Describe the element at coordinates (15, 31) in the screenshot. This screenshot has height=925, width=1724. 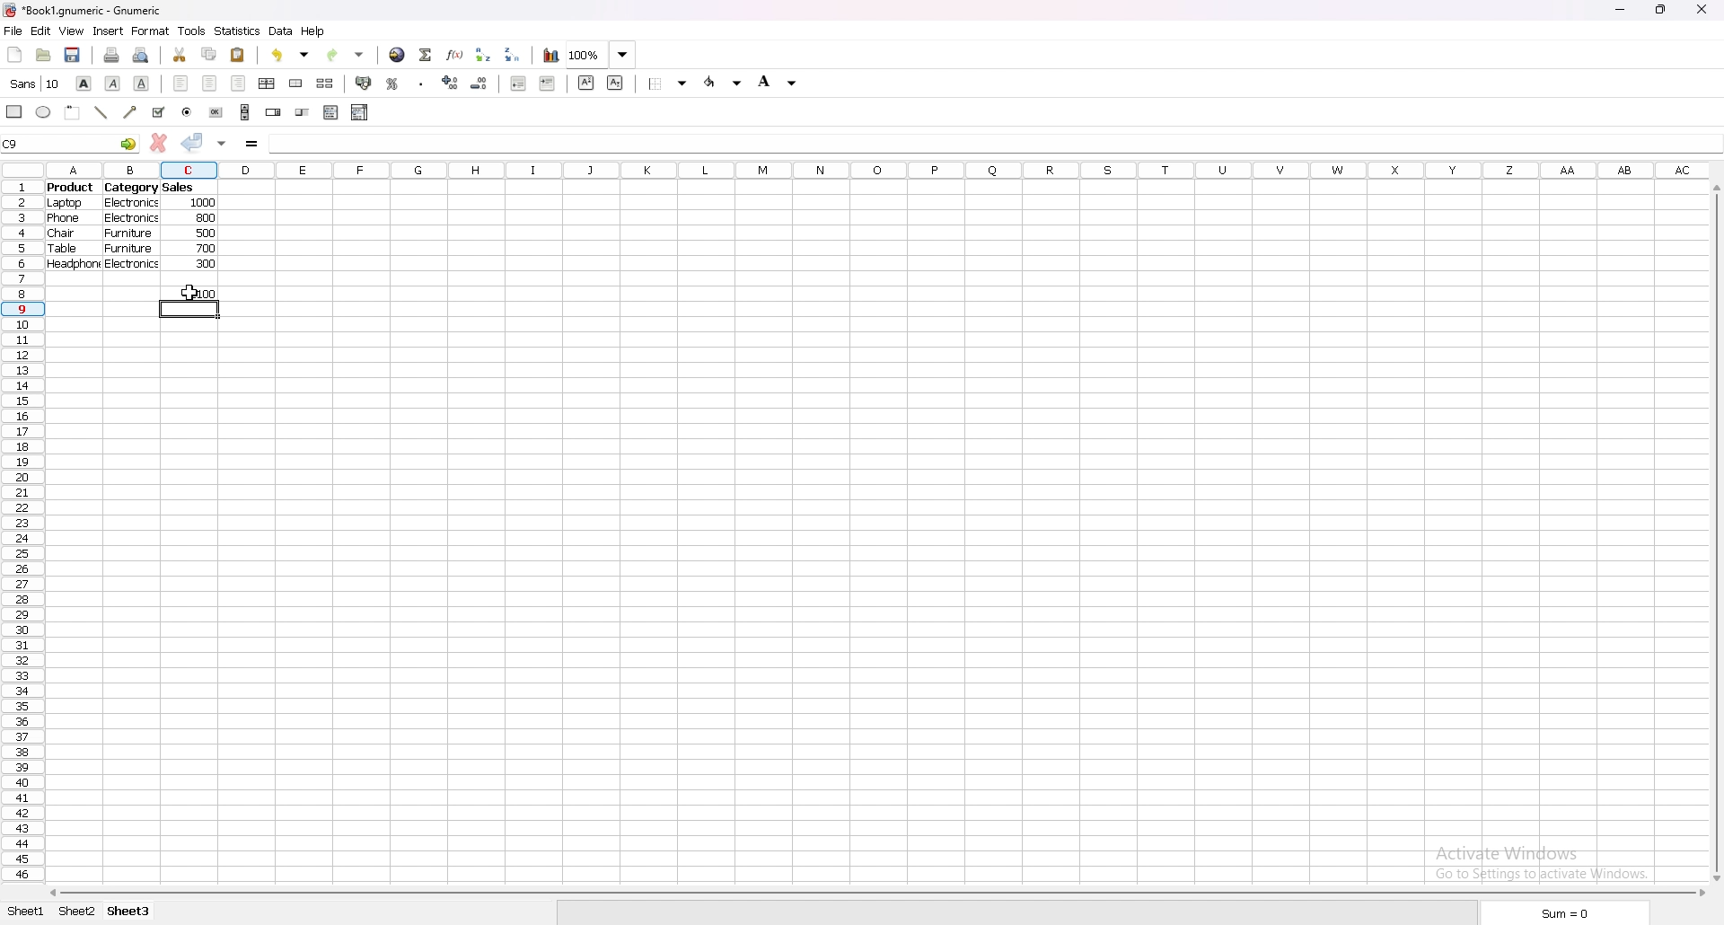
I see `file` at that location.